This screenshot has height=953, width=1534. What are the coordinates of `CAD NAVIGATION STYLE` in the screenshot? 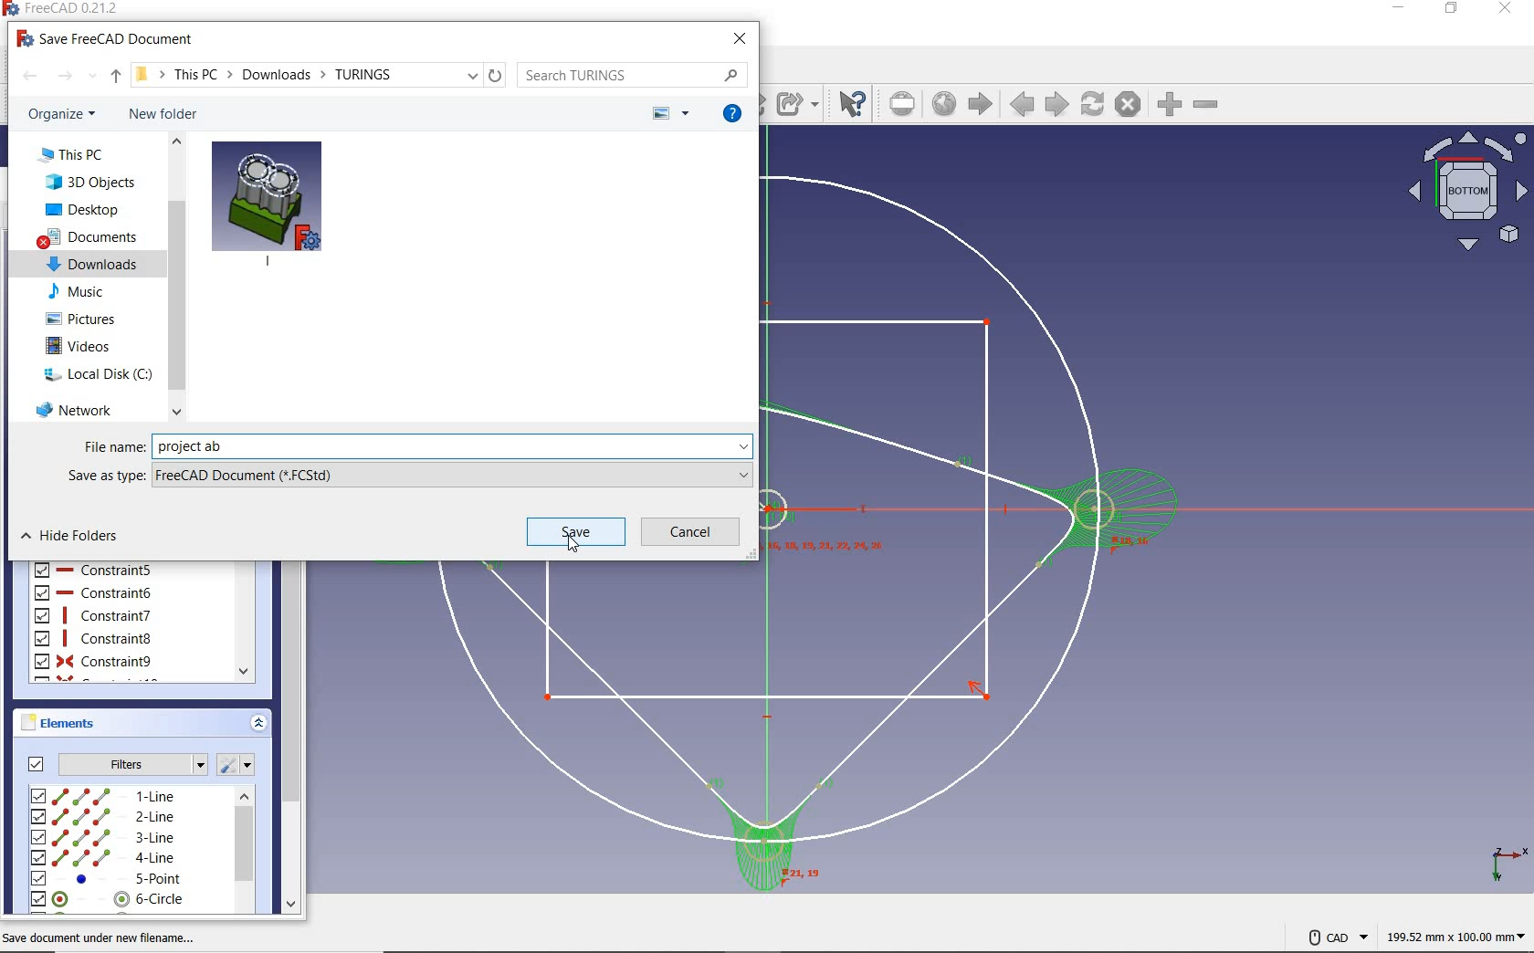 It's located at (1328, 936).